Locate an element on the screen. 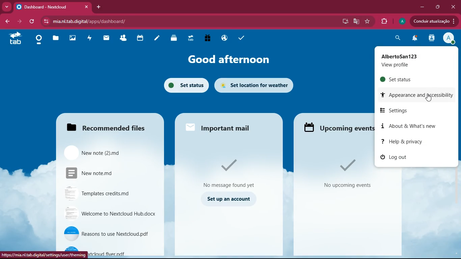 The image size is (461, 259). notes is located at coordinates (156, 39).